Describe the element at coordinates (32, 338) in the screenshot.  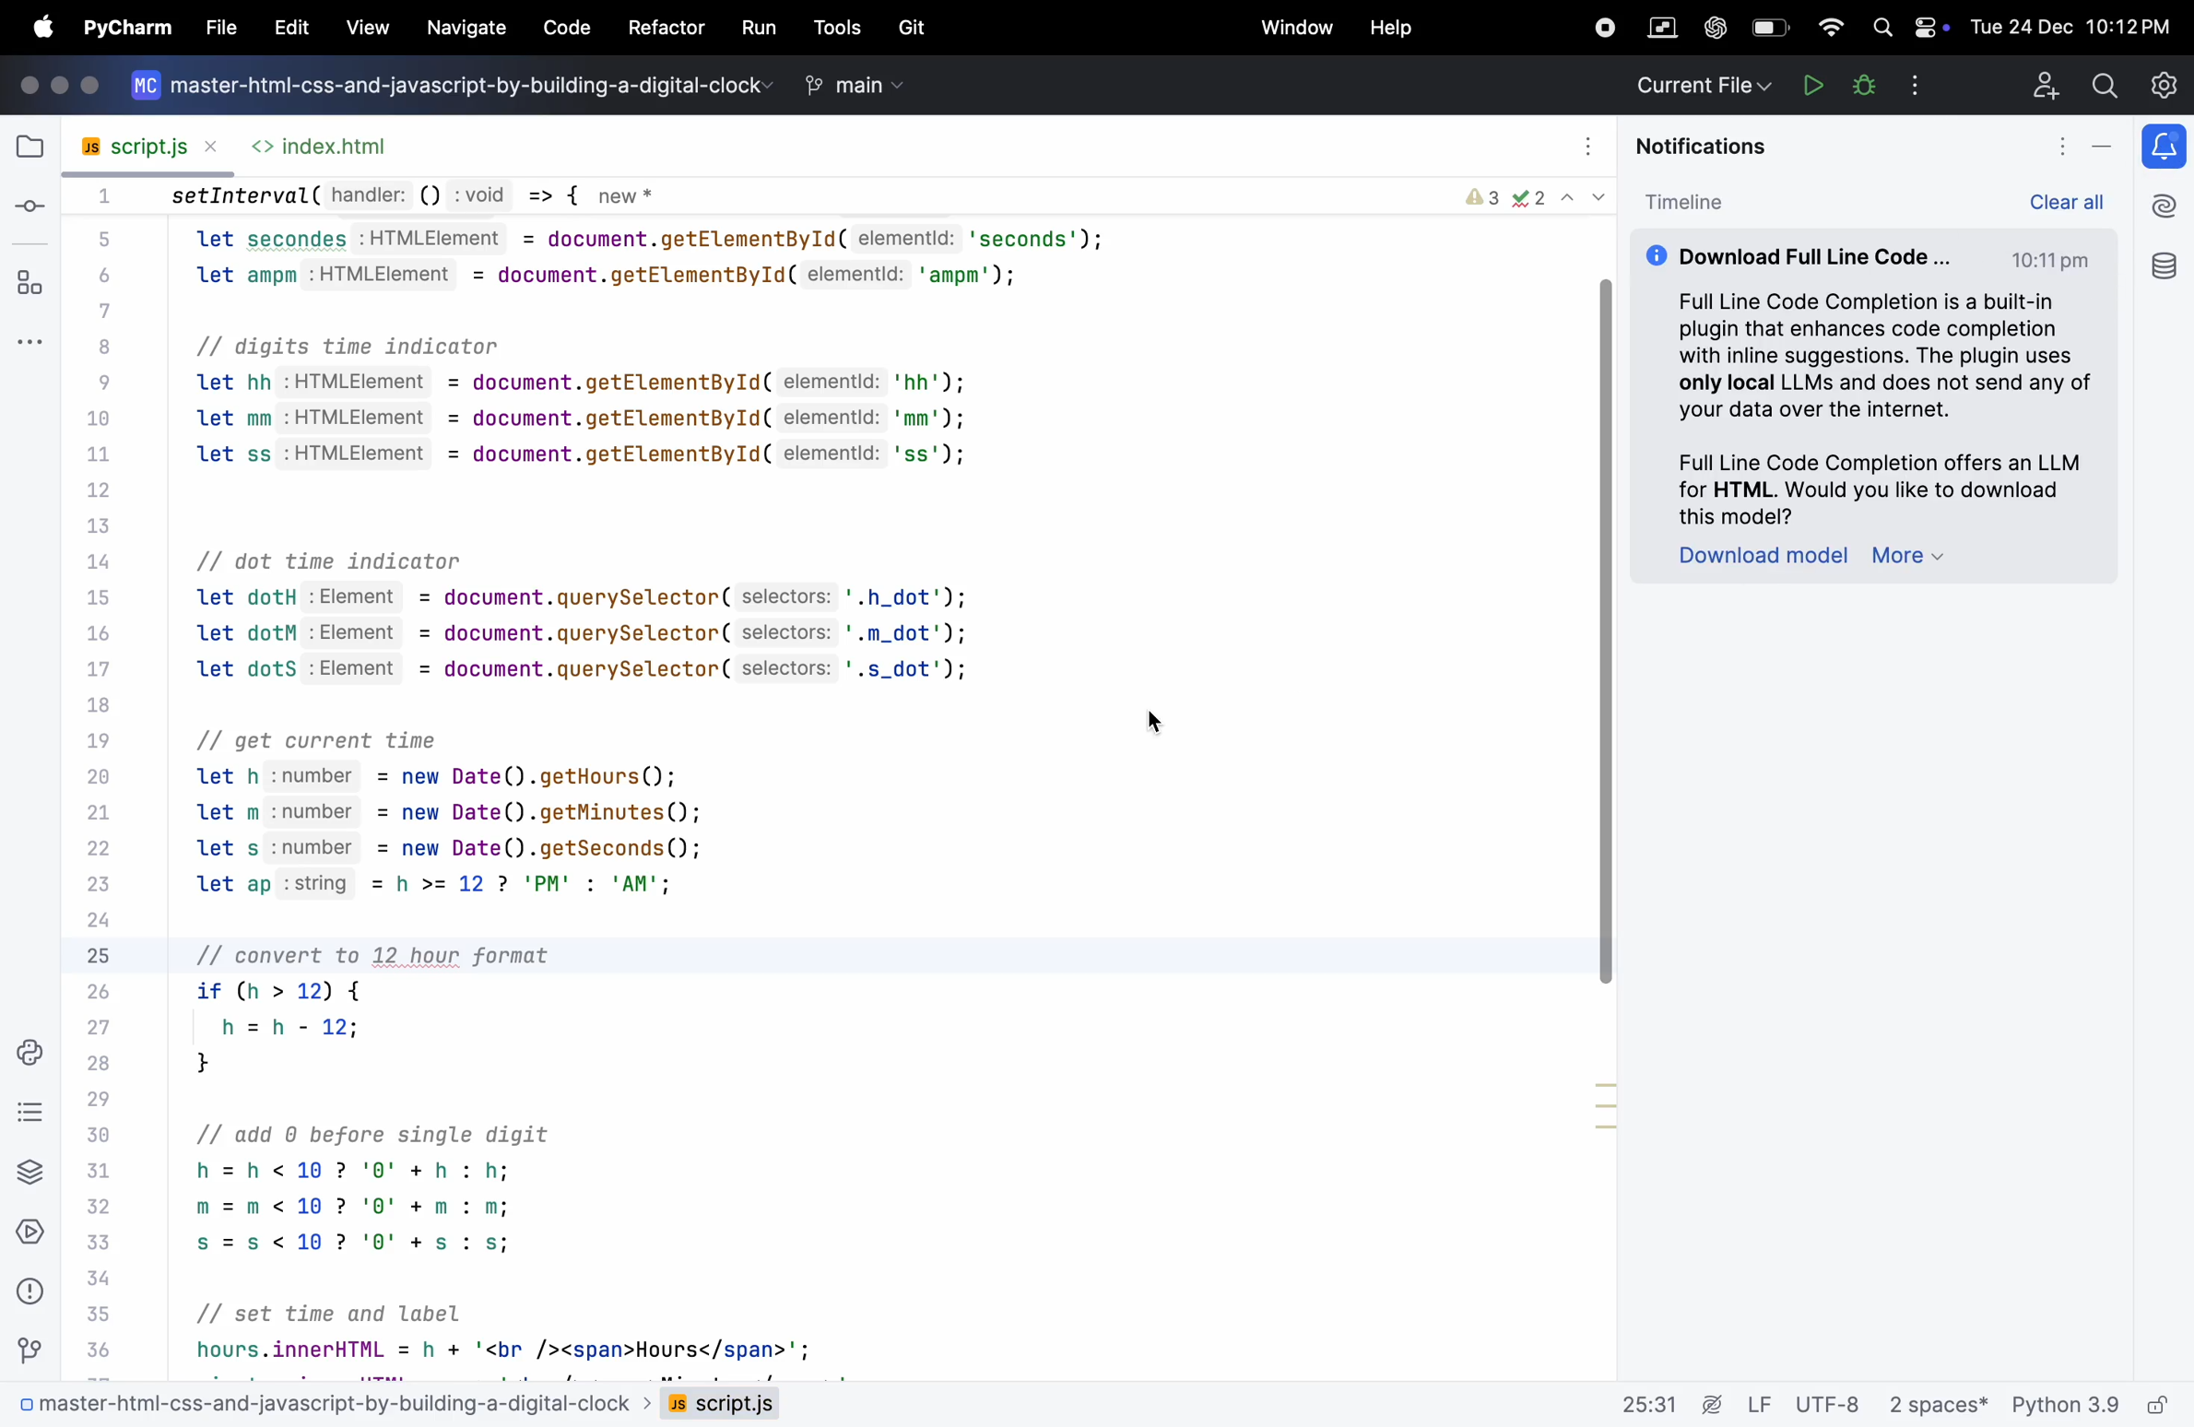
I see `more windows` at that location.